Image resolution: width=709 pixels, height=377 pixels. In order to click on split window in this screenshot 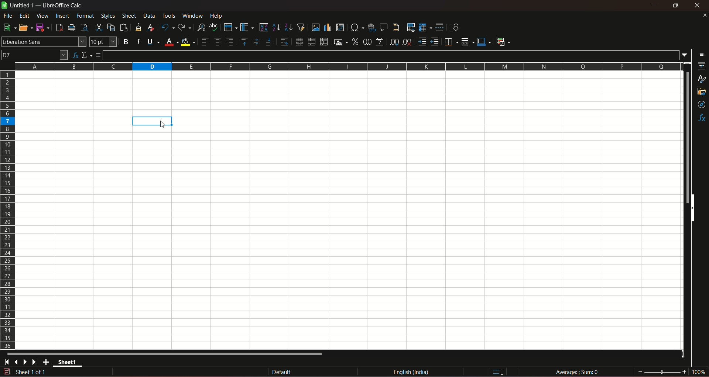, I will do `click(439, 27)`.